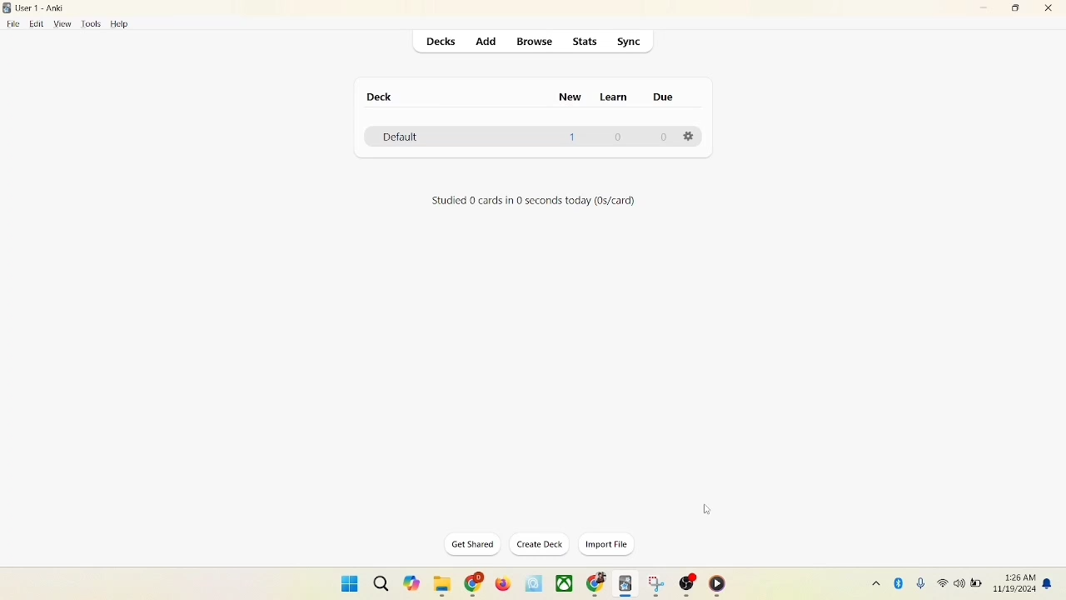 This screenshot has width=1066, height=600. What do you see at coordinates (570, 99) in the screenshot?
I see `new` at bounding box center [570, 99].